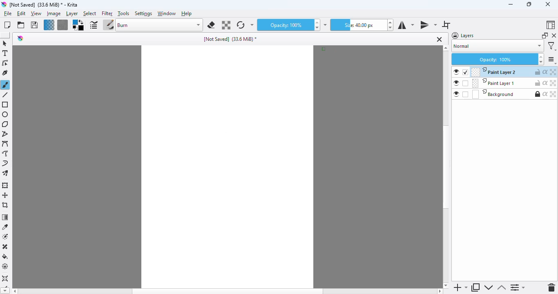  Describe the element at coordinates (123, 13) in the screenshot. I see `tools` at that location.